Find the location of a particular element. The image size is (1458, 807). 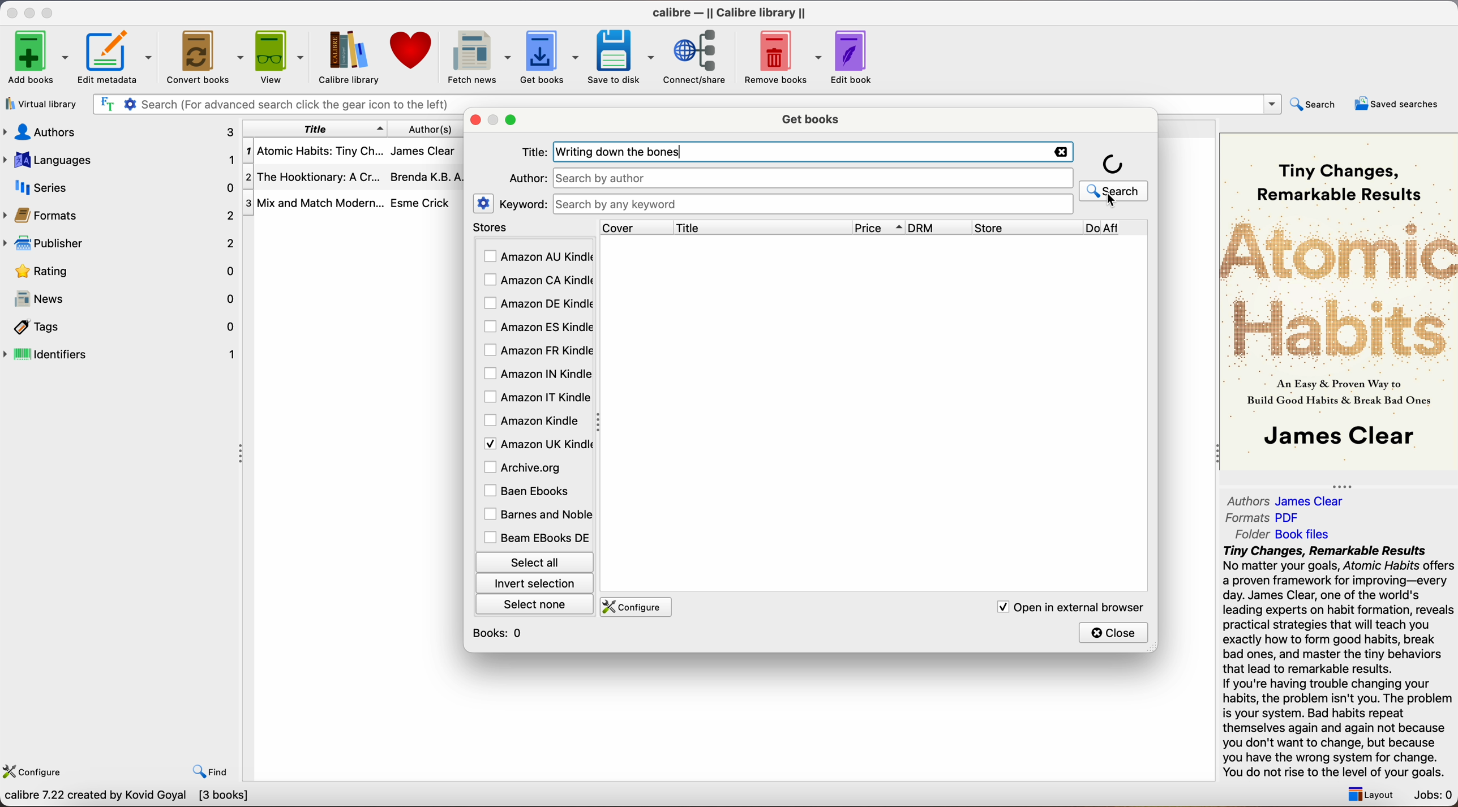

Formats PDF is located at coordinates (1264, 518).